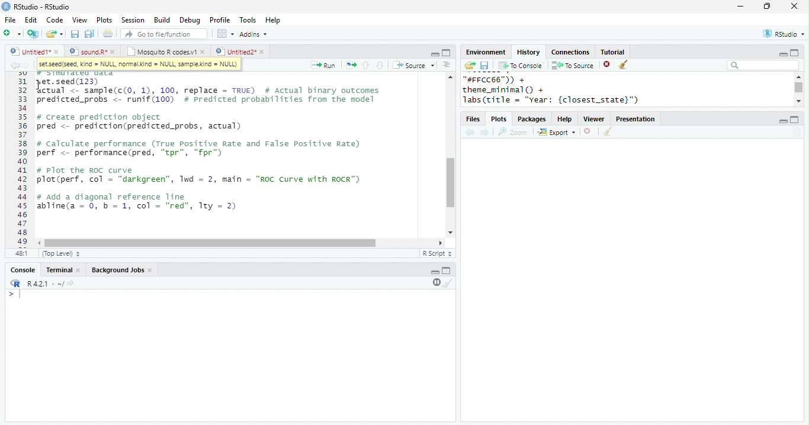 This screenshot has height=425, width=809. Describe the element at coordinates (469, 65) in the screenshot. I see `open folder` at that location.